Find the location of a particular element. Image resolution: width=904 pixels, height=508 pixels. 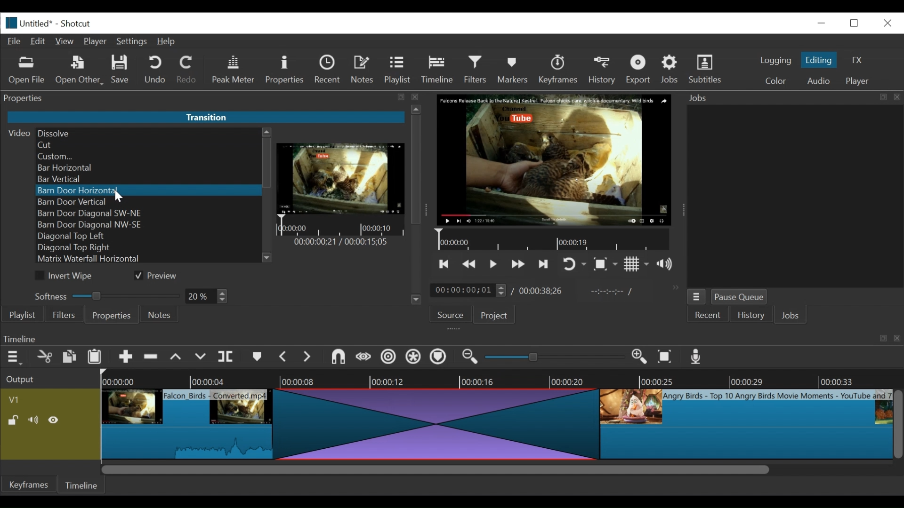

Scroll up is located at coordinates (267, 133).